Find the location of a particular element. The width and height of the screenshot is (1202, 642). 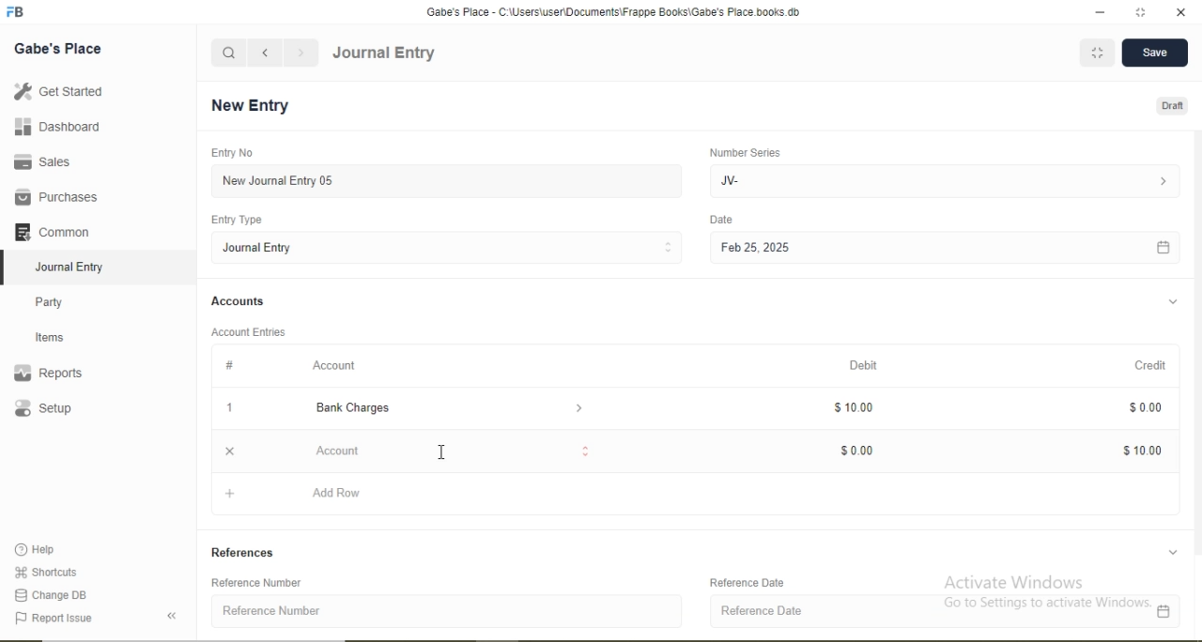

Setup is located at coordinates (70, 410).